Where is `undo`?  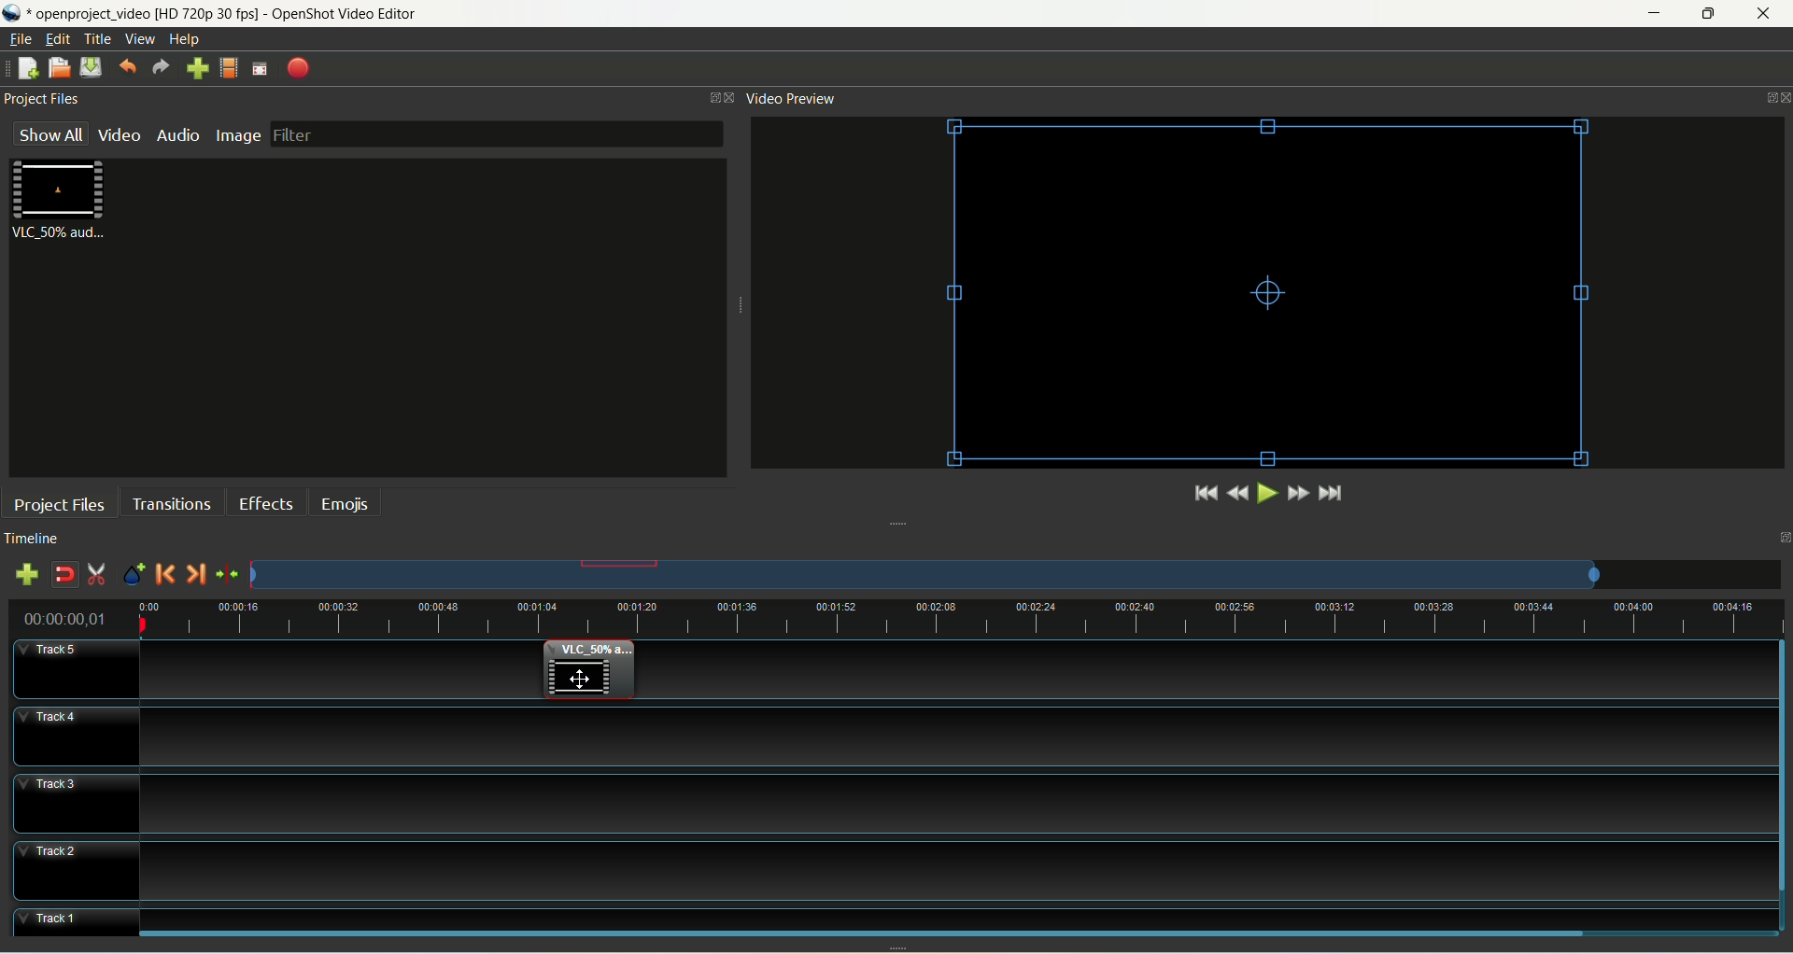
undo is located at coordinates (127, 69).